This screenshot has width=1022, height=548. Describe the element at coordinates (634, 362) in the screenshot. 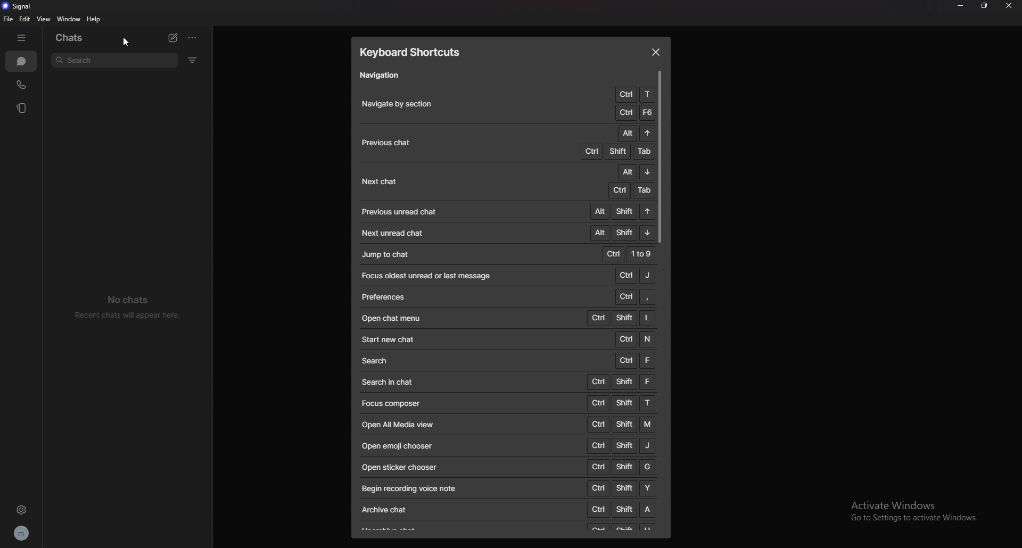

I see `CTRL + F` at that location.